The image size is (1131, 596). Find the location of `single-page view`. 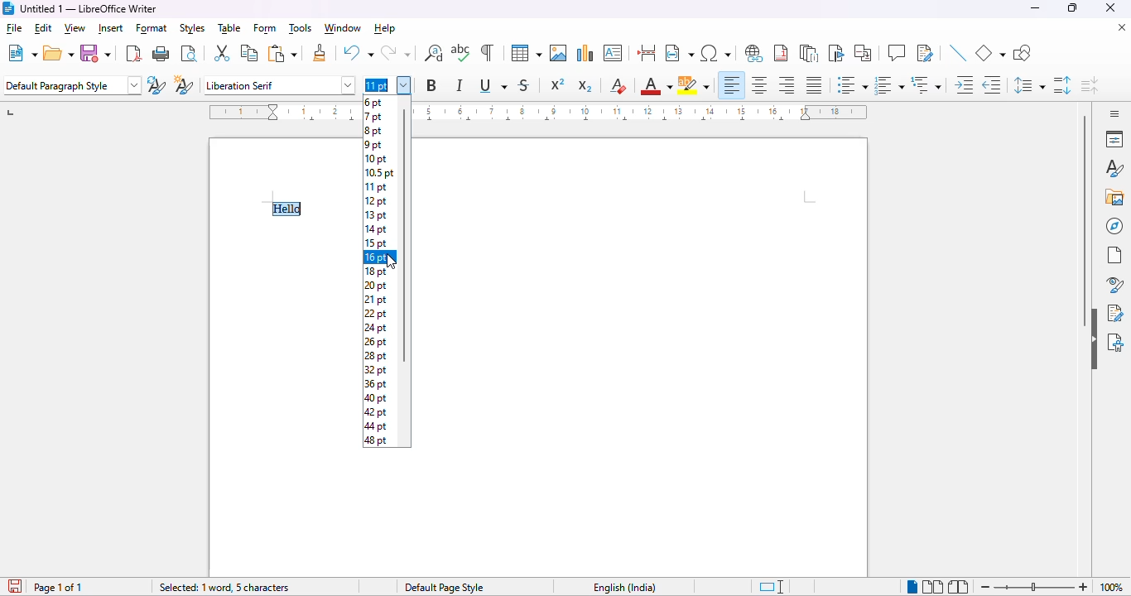

single-page view is located at coordinates (912, 588).